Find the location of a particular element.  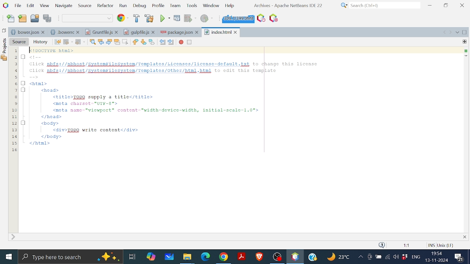

Shift line right is located at coordinates (171, 42).